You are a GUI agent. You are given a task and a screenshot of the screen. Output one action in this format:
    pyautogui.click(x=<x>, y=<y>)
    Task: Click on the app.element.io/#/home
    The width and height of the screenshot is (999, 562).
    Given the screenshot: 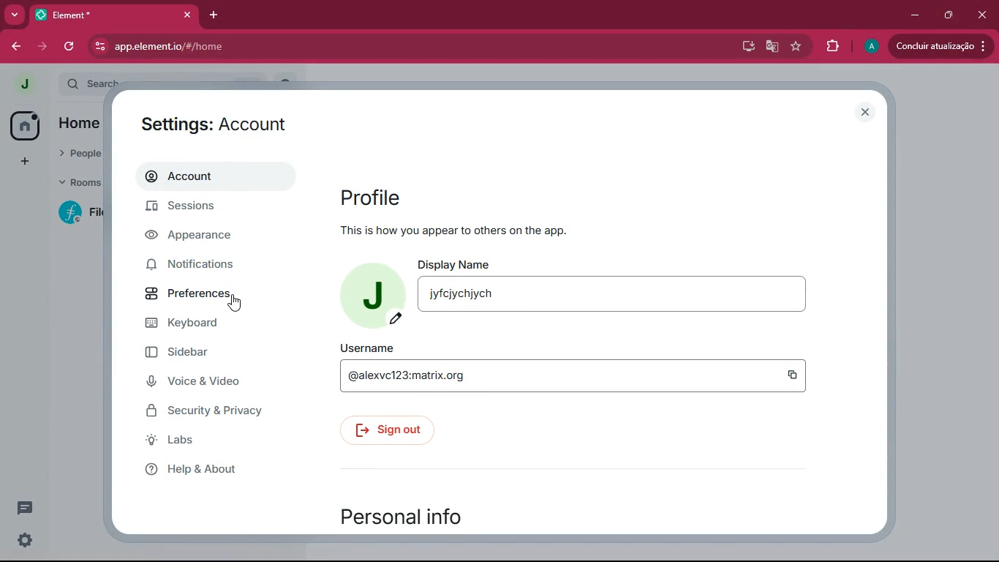 What is the action you would take?
    pyautogui.click(x=255, y=47)
    